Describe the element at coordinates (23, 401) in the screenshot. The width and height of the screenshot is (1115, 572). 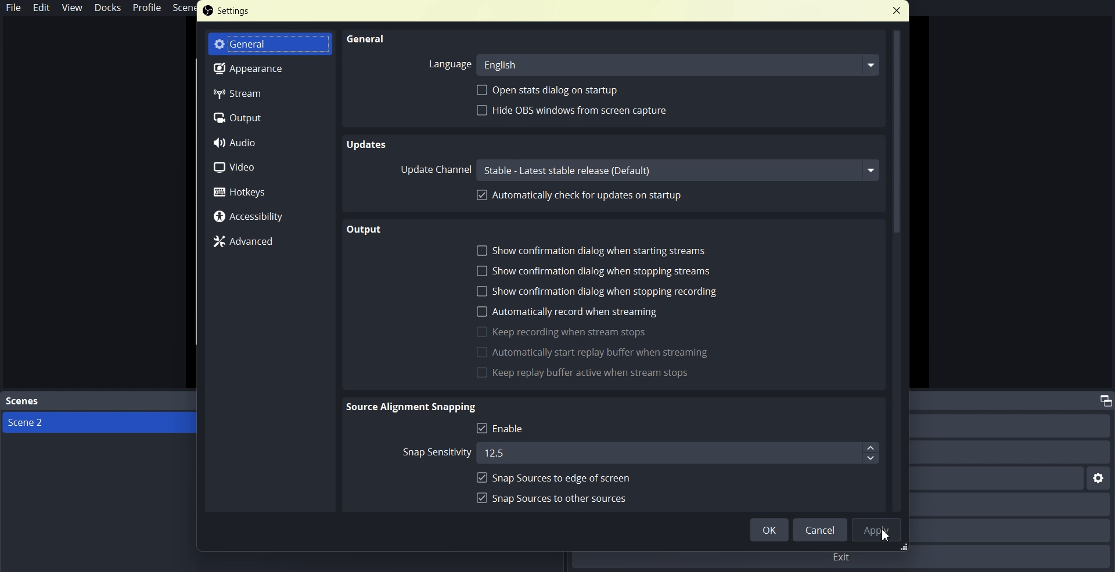
I see `Text` at that location.